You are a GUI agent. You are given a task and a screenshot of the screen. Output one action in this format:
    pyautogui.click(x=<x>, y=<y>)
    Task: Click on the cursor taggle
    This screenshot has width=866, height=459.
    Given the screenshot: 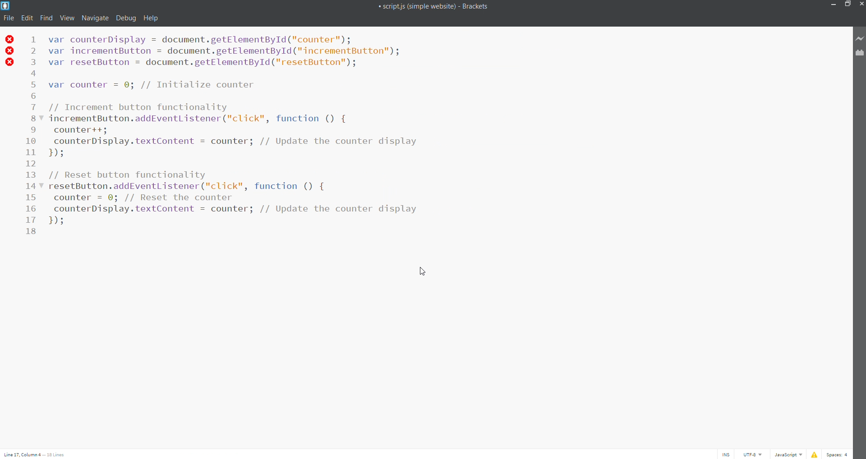 What is the action you would take?
    pyautogui.click(x=726, y=454)
    